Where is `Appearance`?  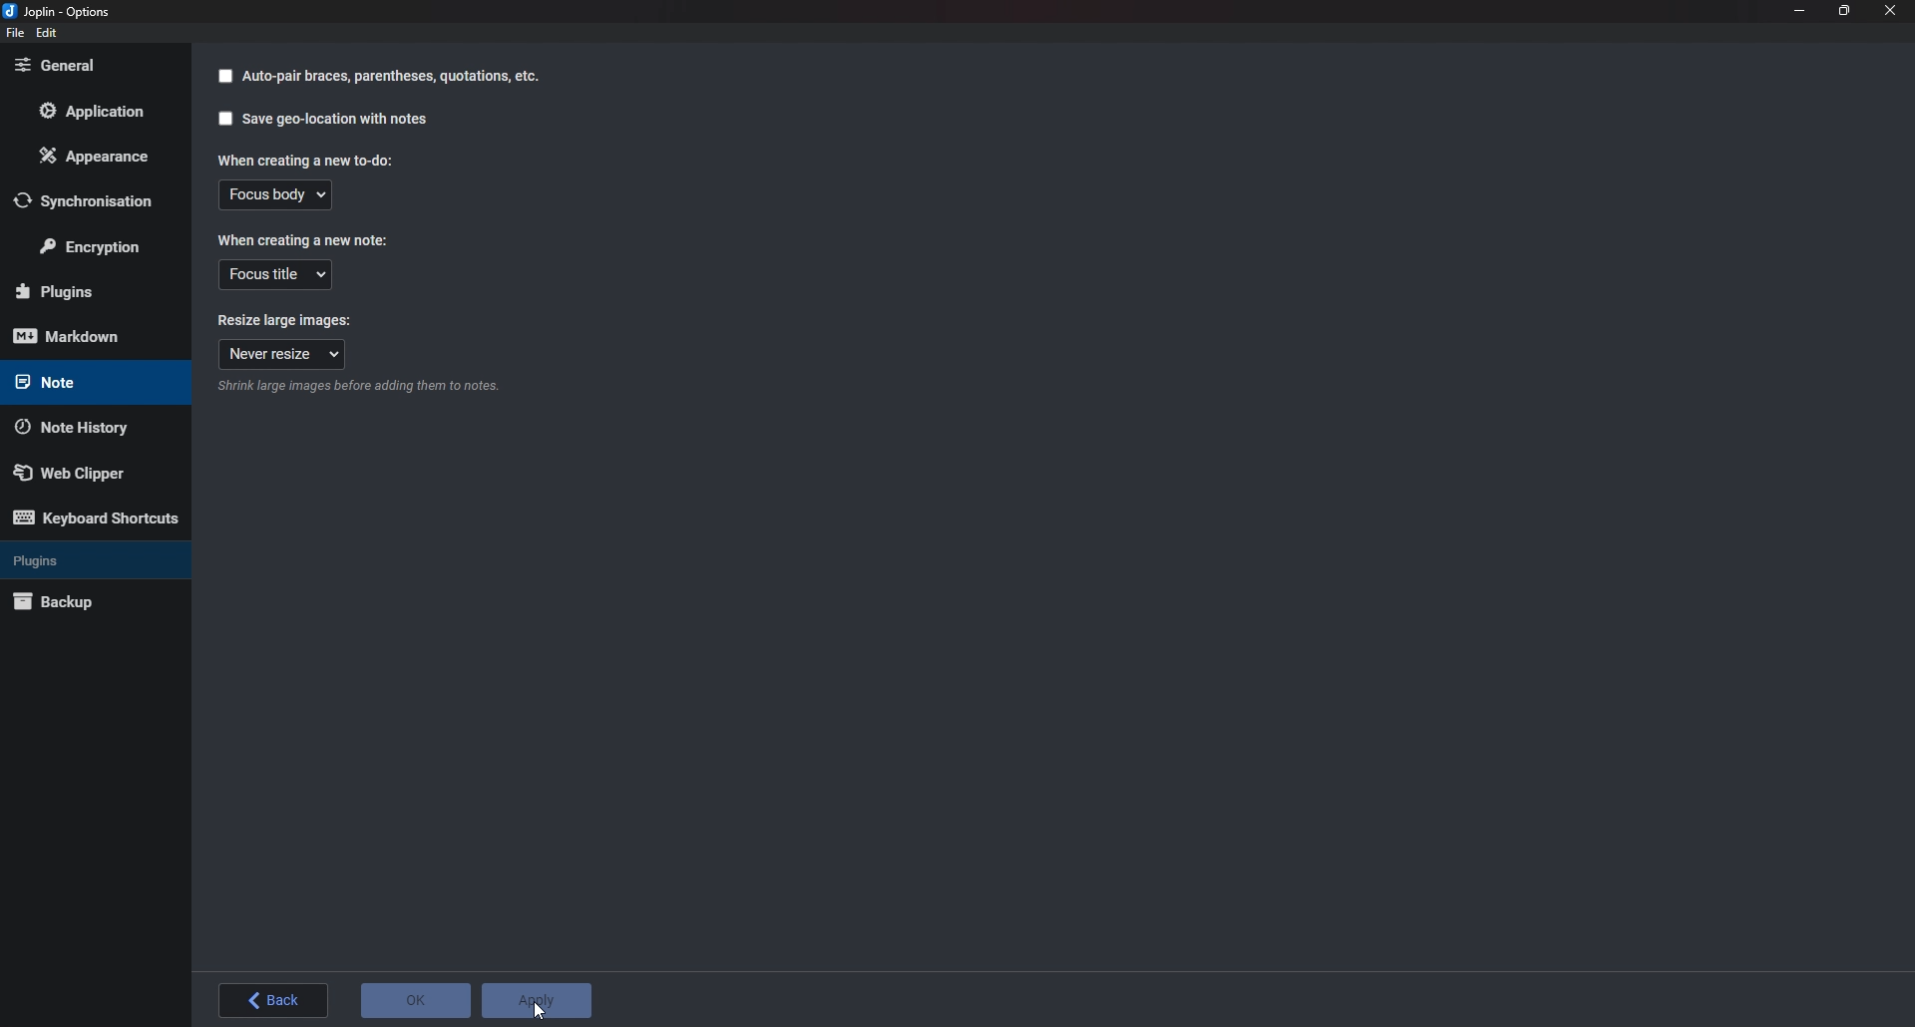
Appearance is located at coordinates (97, 160).